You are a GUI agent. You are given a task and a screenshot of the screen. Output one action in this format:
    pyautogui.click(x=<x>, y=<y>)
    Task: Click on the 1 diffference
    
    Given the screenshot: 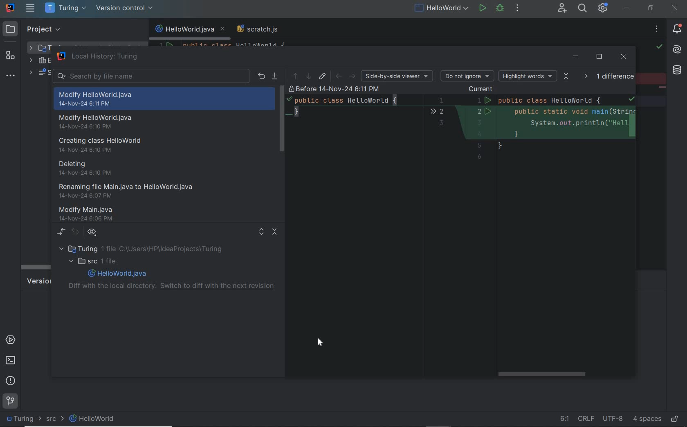 What is the action you would take?
    pyautogui.click(x=611, y=76)
    